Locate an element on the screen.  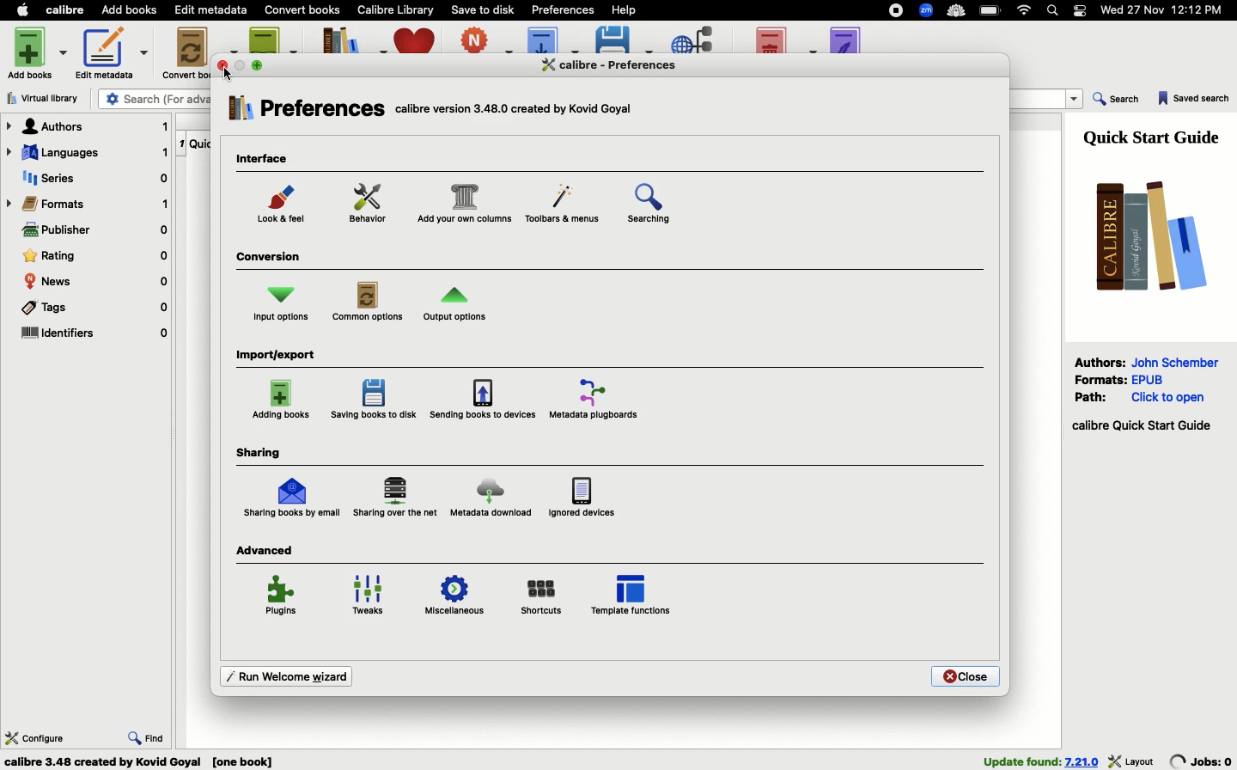
Plugins is located at coordinates (283, 598).